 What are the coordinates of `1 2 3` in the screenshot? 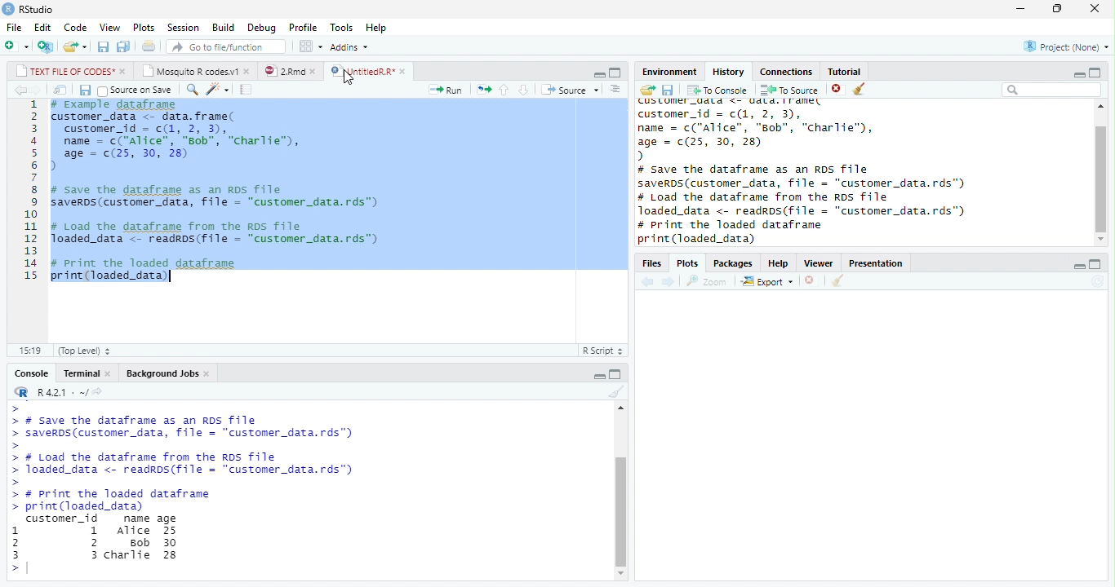 It's located at (91, 544).